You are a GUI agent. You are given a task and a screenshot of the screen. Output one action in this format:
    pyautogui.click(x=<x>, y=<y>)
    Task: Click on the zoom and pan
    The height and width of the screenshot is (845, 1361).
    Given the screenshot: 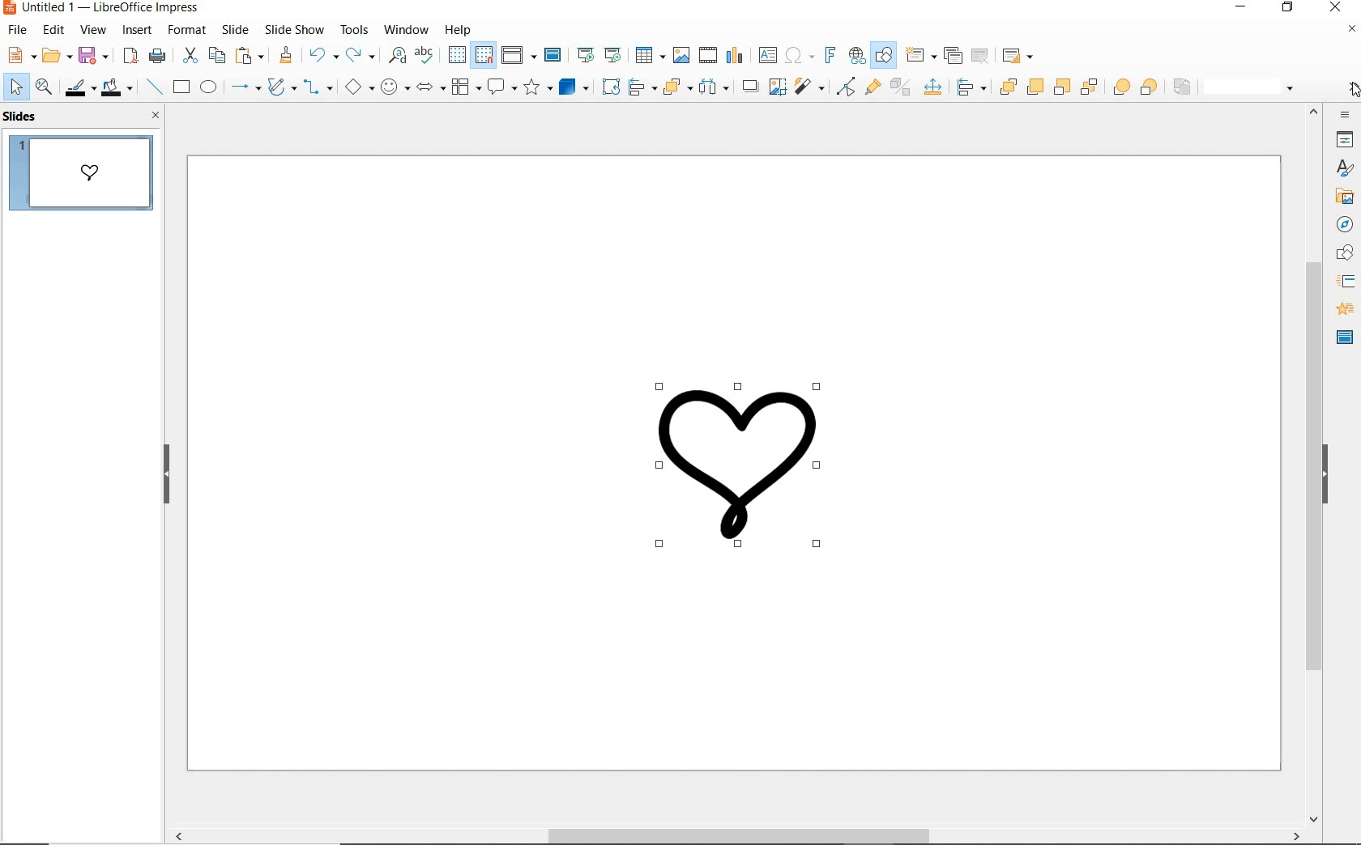 What is the action you would take?
    pyautogui.click(x=42, y=87)
    